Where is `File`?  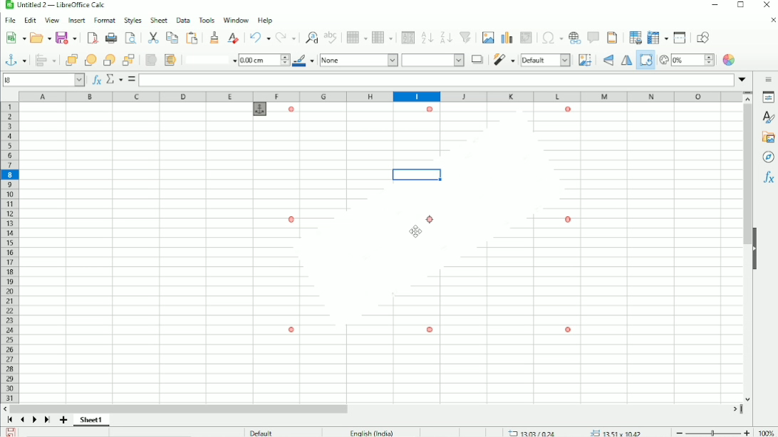
File is located at coordinates (11, 20).